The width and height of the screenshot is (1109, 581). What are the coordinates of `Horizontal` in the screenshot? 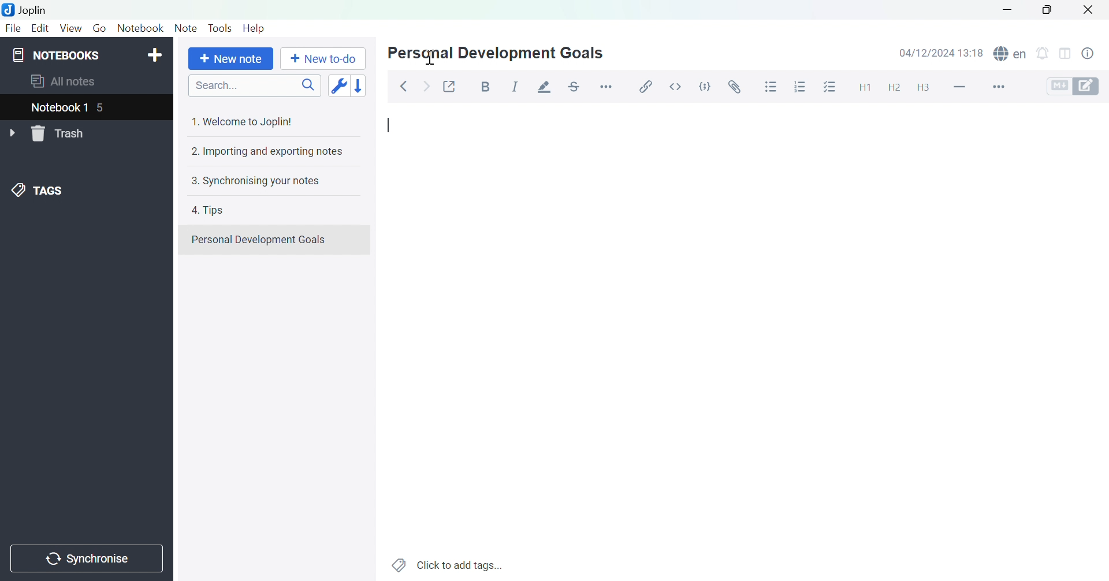 It's located at (608, 86).